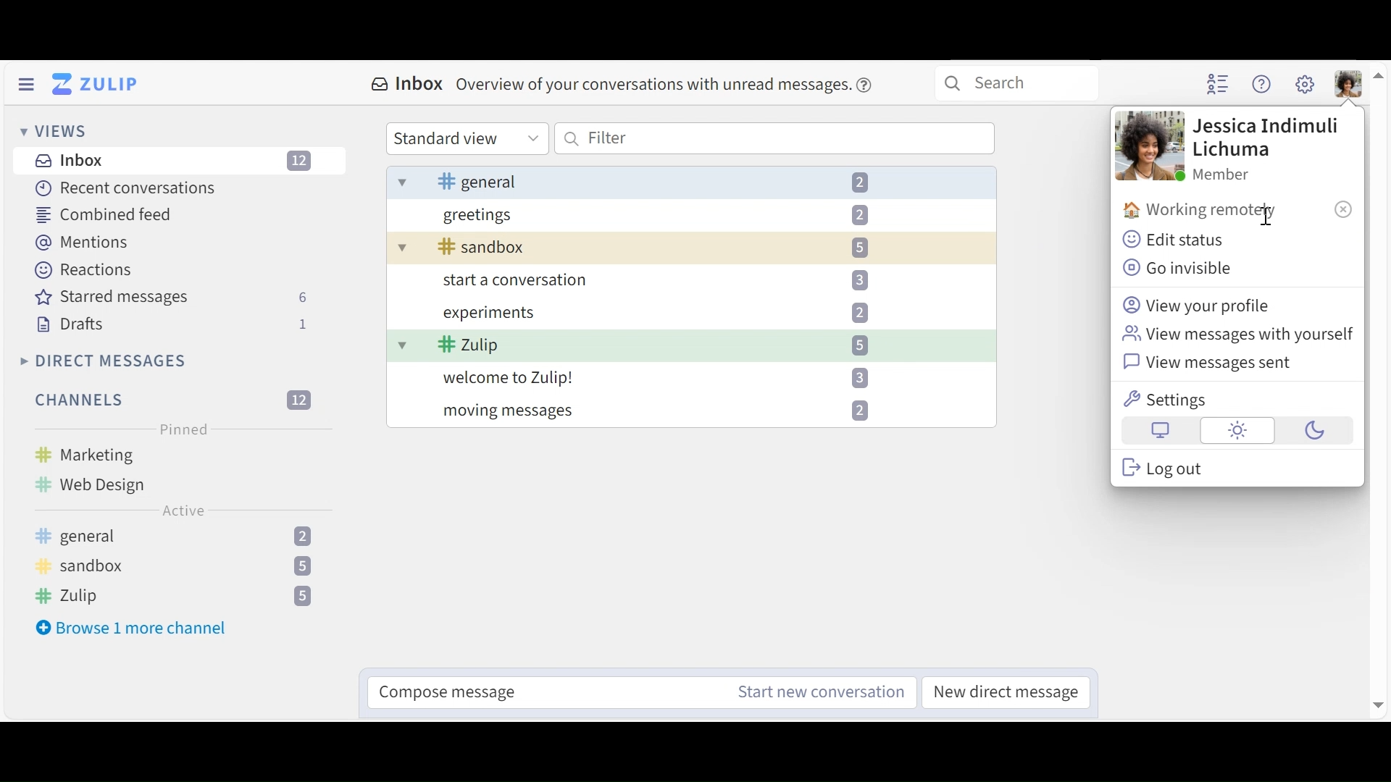 This screenshot has height=782, width=1391. Describe the element at coordinates (1168, 467) in the screenshot. I see `Log out` at that location.